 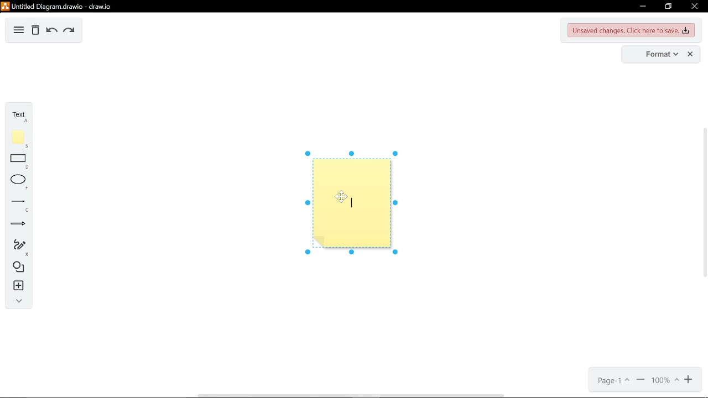 What do you see at coordinates (19, 163) in the screenshot?
I see `rectangle` at bounding box center [19, 163].